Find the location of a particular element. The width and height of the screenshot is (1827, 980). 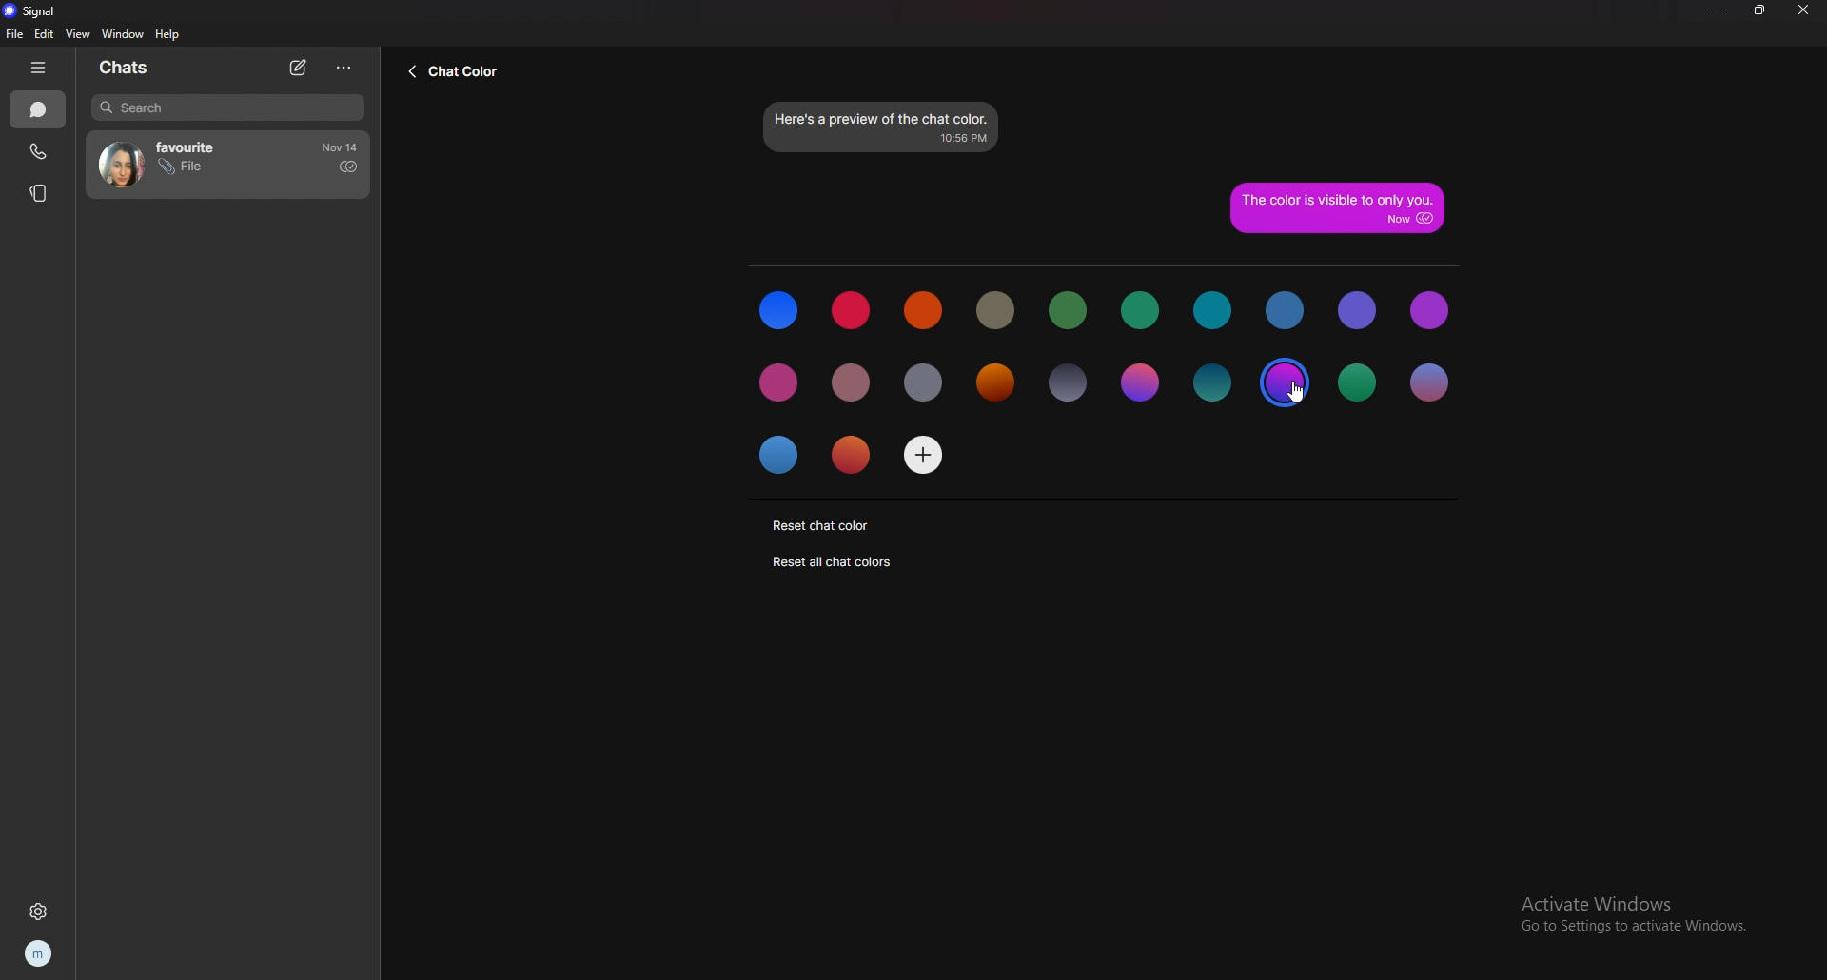

color is located at coordinates (1211, 385).